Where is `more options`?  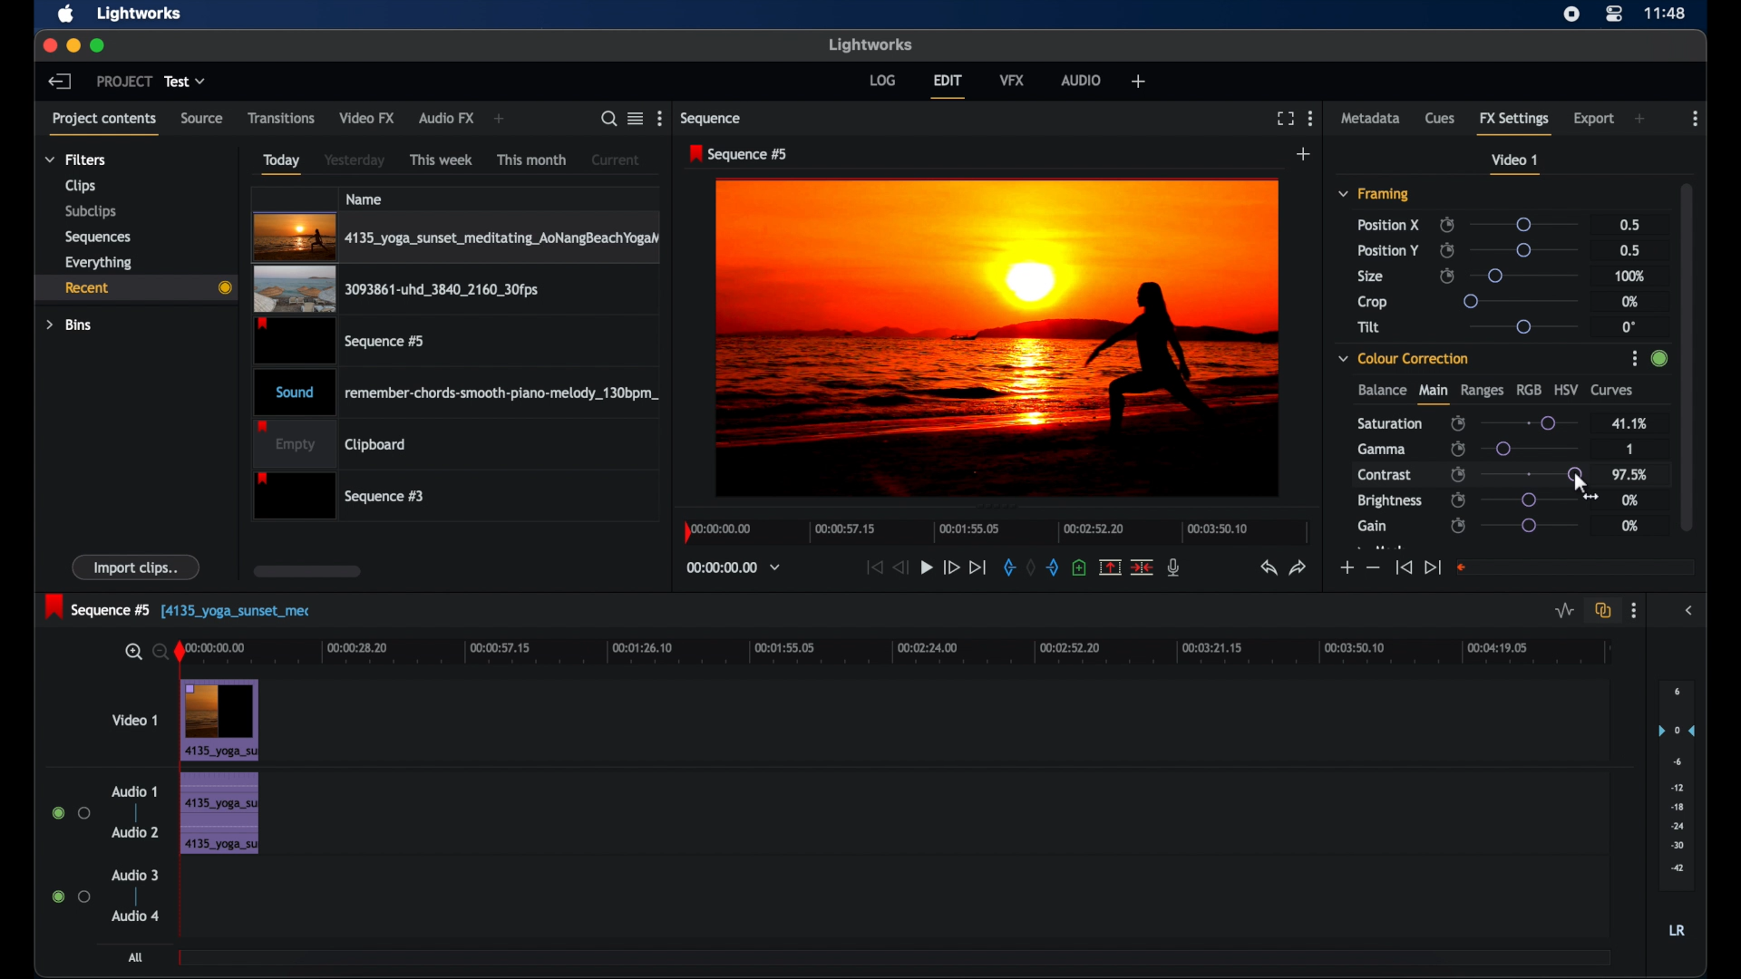
more options is located at coordinates (1310, 118).